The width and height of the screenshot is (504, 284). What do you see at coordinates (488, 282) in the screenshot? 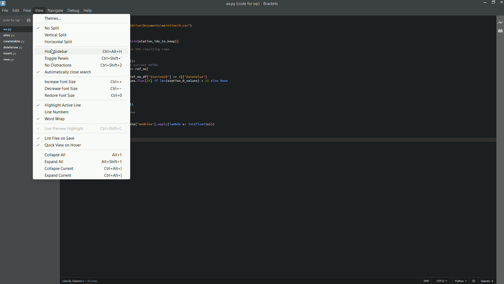
I see `space button` at bounding box center [488, 282].